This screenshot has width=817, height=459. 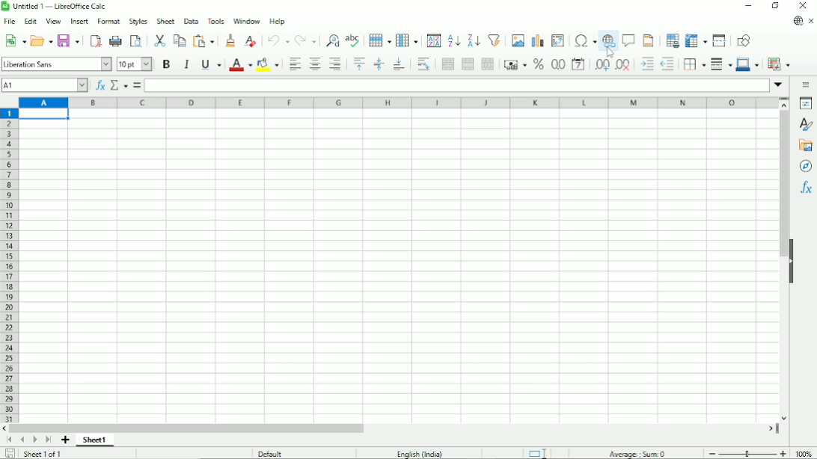 I want to click on Function wizard, so click(x=100, y=86).